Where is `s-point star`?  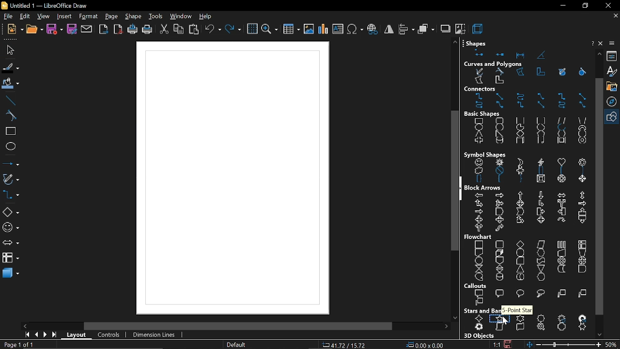
s-point star is located at coordinates (517, 310).